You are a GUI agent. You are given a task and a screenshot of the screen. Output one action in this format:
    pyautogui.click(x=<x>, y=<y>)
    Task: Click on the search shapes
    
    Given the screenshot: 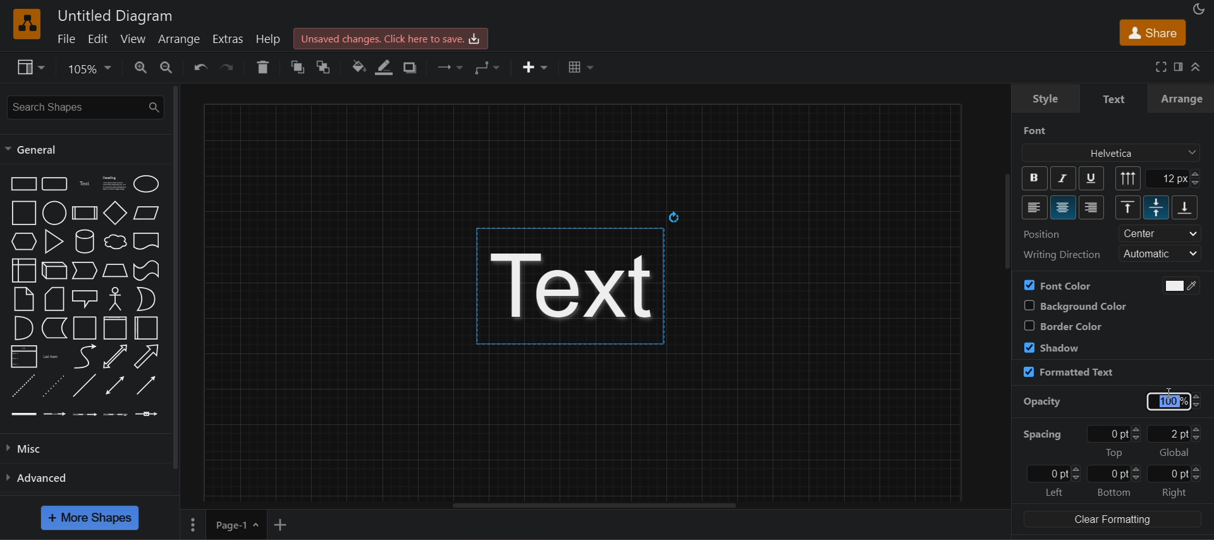 What is the action you would take?
    pyautogui.click(x=83, y=107)
    